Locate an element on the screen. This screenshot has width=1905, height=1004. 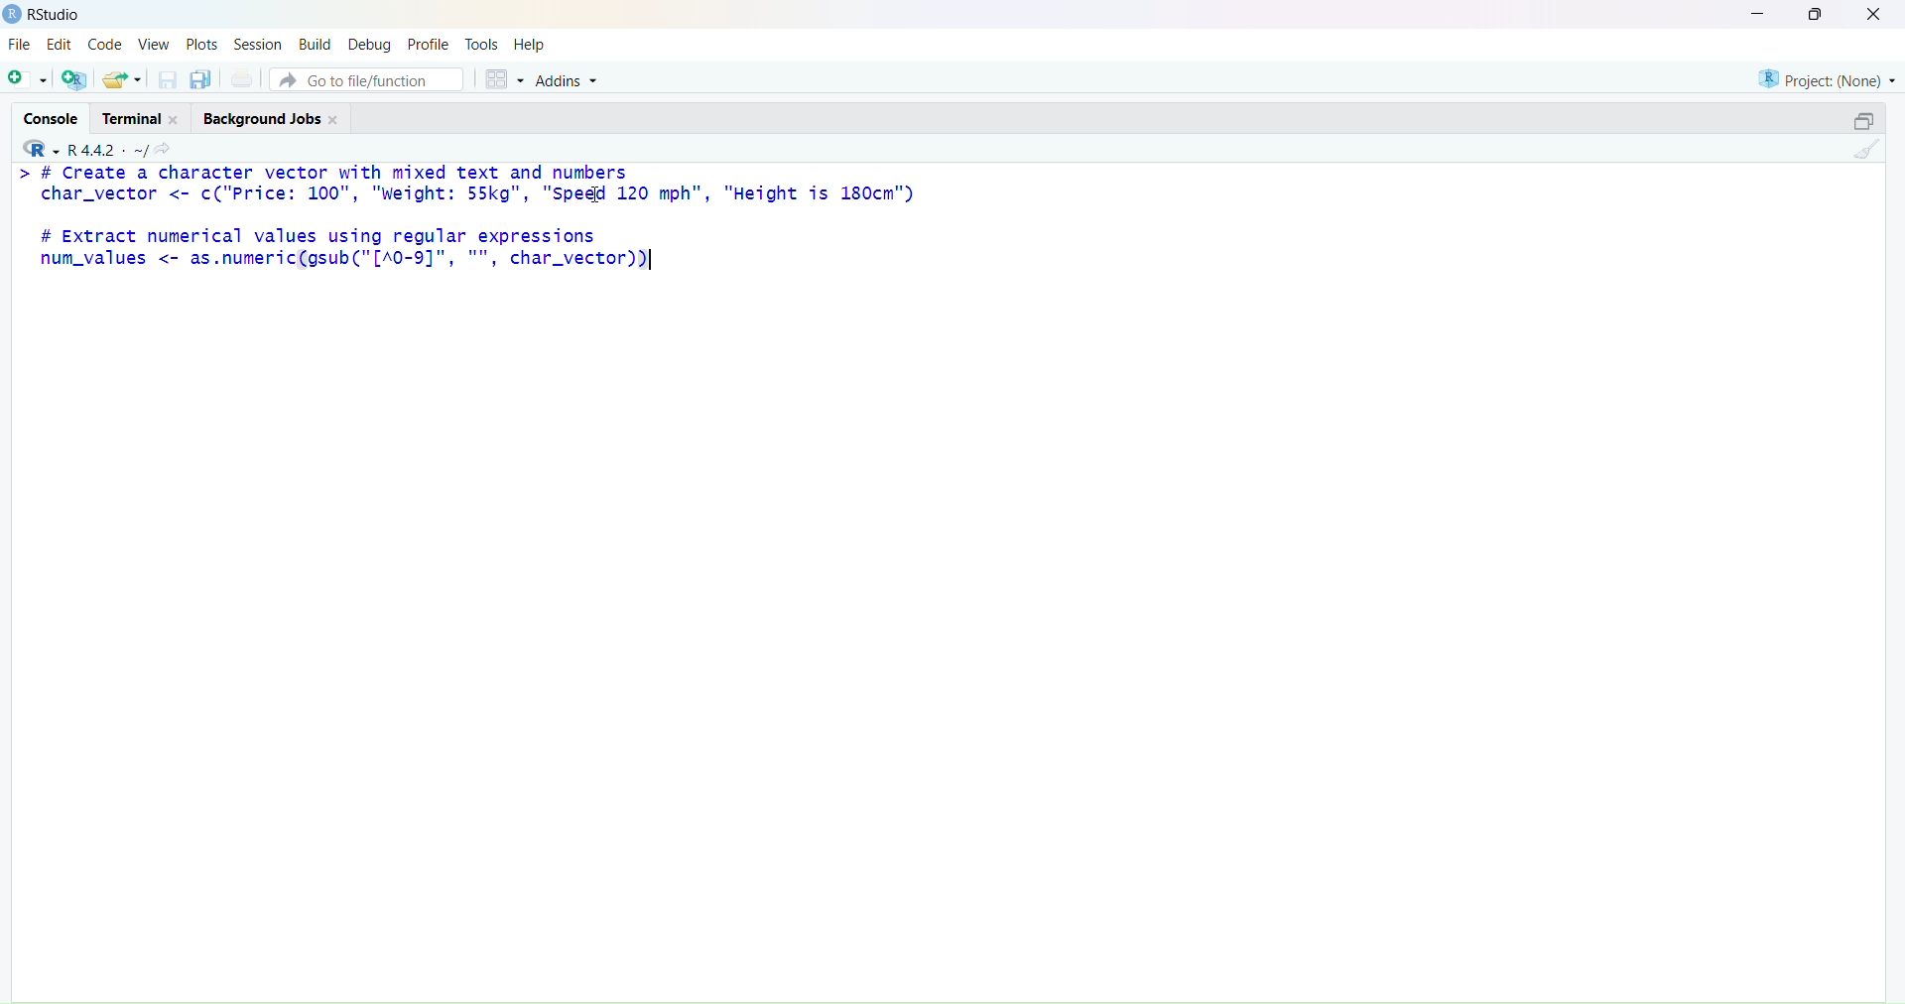
copy is located at coordinates (200, 79).